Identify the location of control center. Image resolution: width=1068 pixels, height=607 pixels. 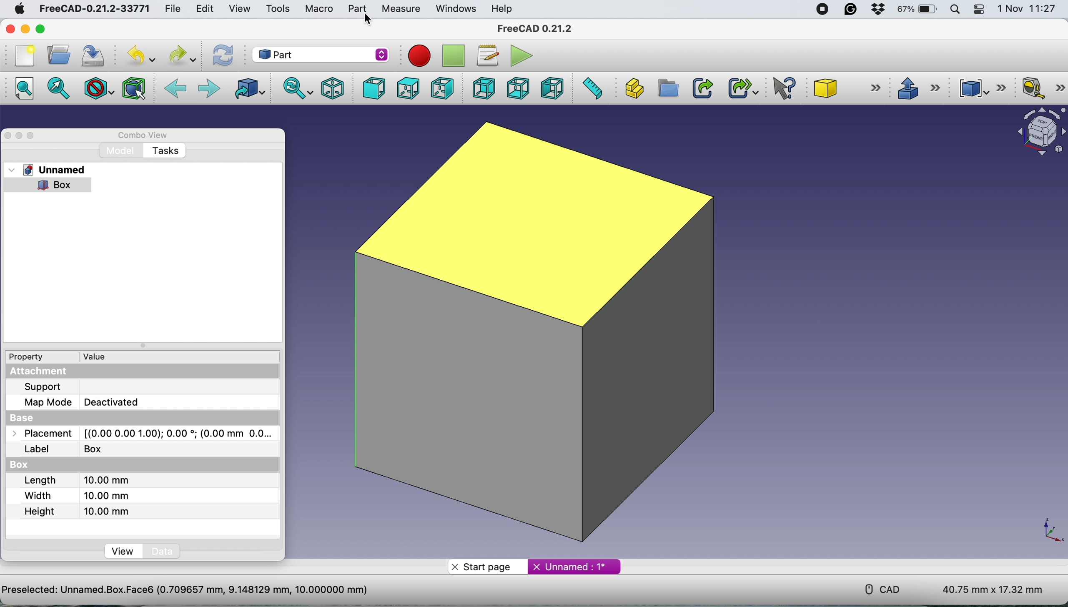
(980, 10).